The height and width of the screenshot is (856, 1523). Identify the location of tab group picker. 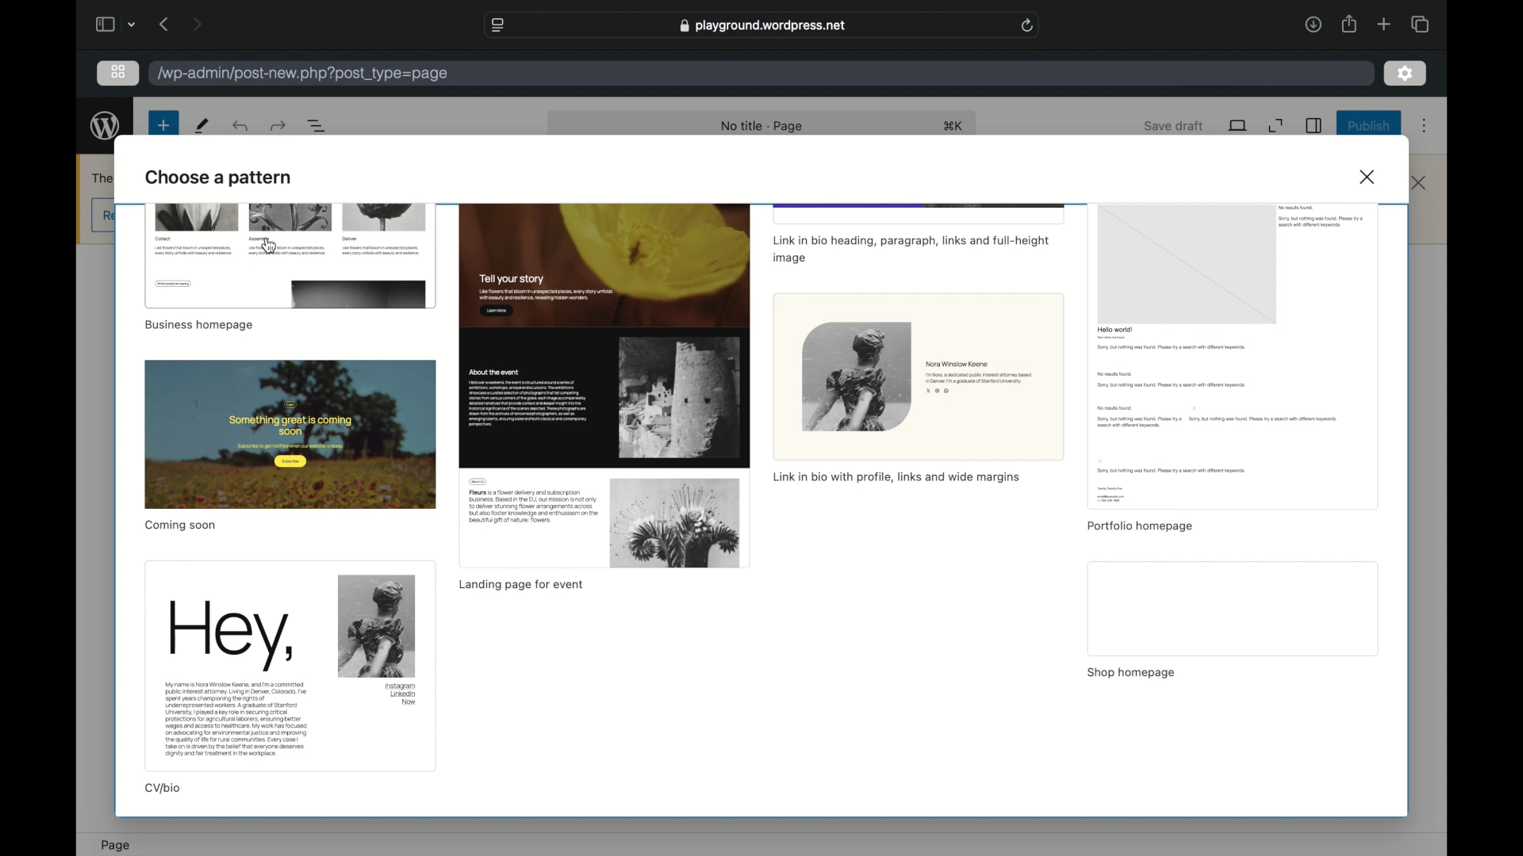
(1420, 24).